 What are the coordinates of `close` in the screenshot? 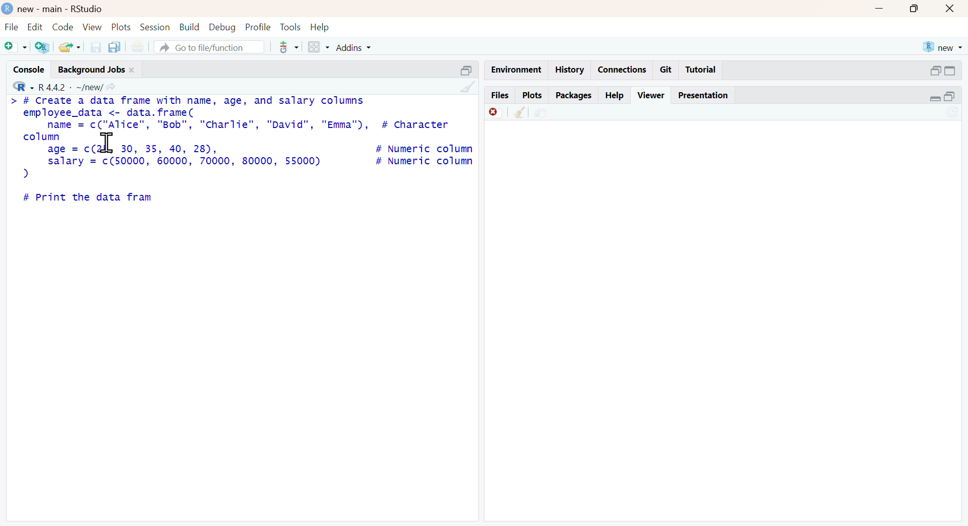 It's located at (953, 9).